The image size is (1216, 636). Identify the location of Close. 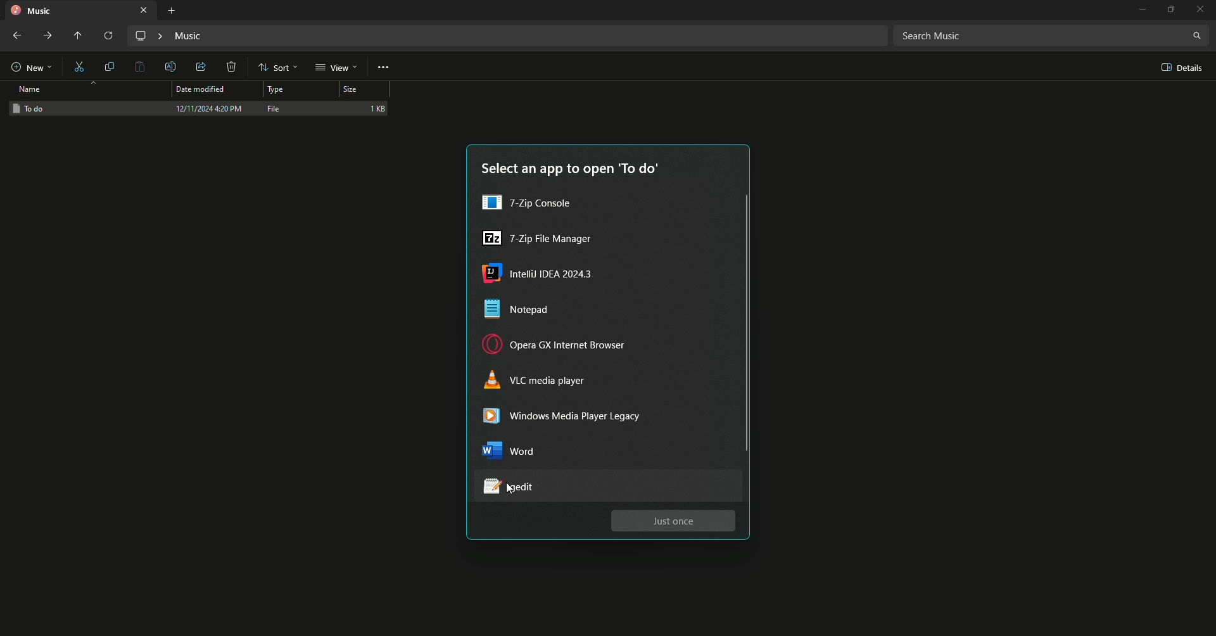
(1201, 10).